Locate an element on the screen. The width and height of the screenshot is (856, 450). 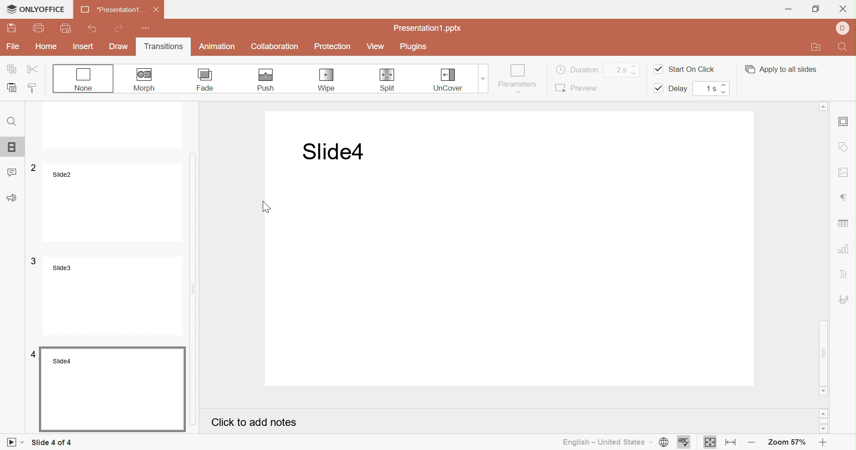
Insert is located at coordinates (84, 46).